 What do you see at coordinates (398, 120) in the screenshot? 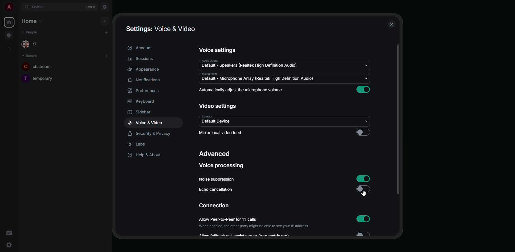
I see `scroll bar` at bounding box center [398, 120].